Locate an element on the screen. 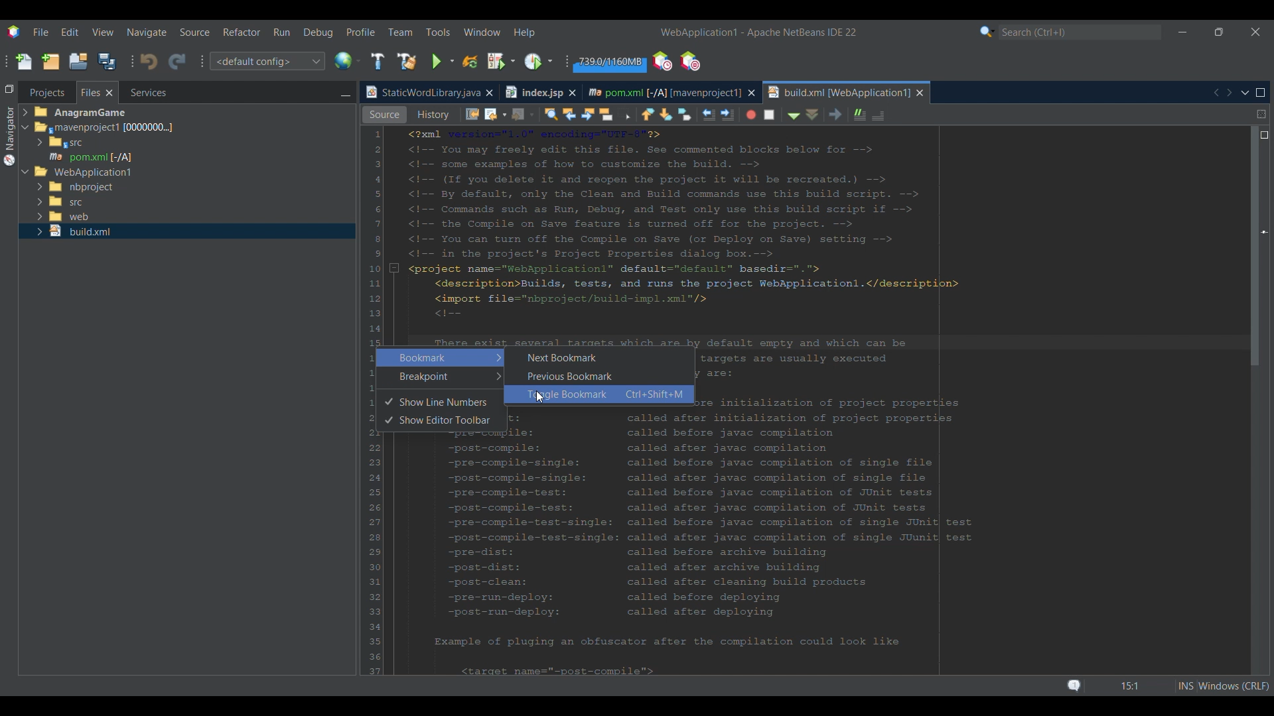 The image size is (1274, 716). Find previous occurrence is located at coordinates (689, 115).